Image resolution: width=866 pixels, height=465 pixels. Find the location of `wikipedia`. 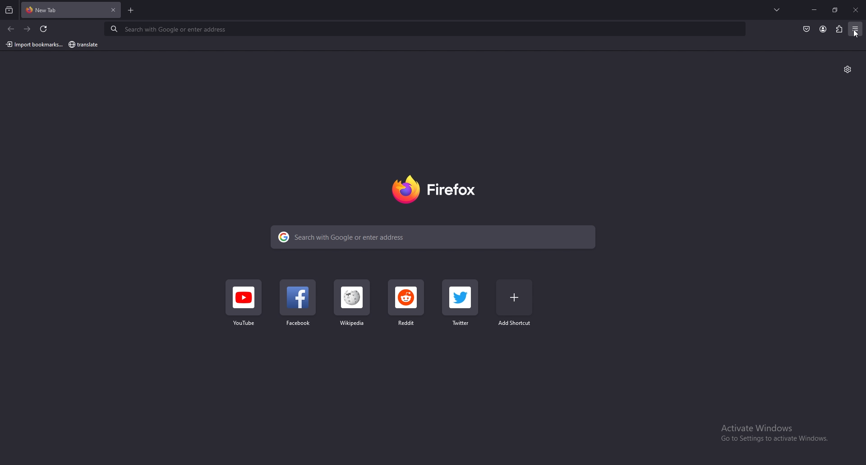

wikipedia is located at coordinates (351, 305).